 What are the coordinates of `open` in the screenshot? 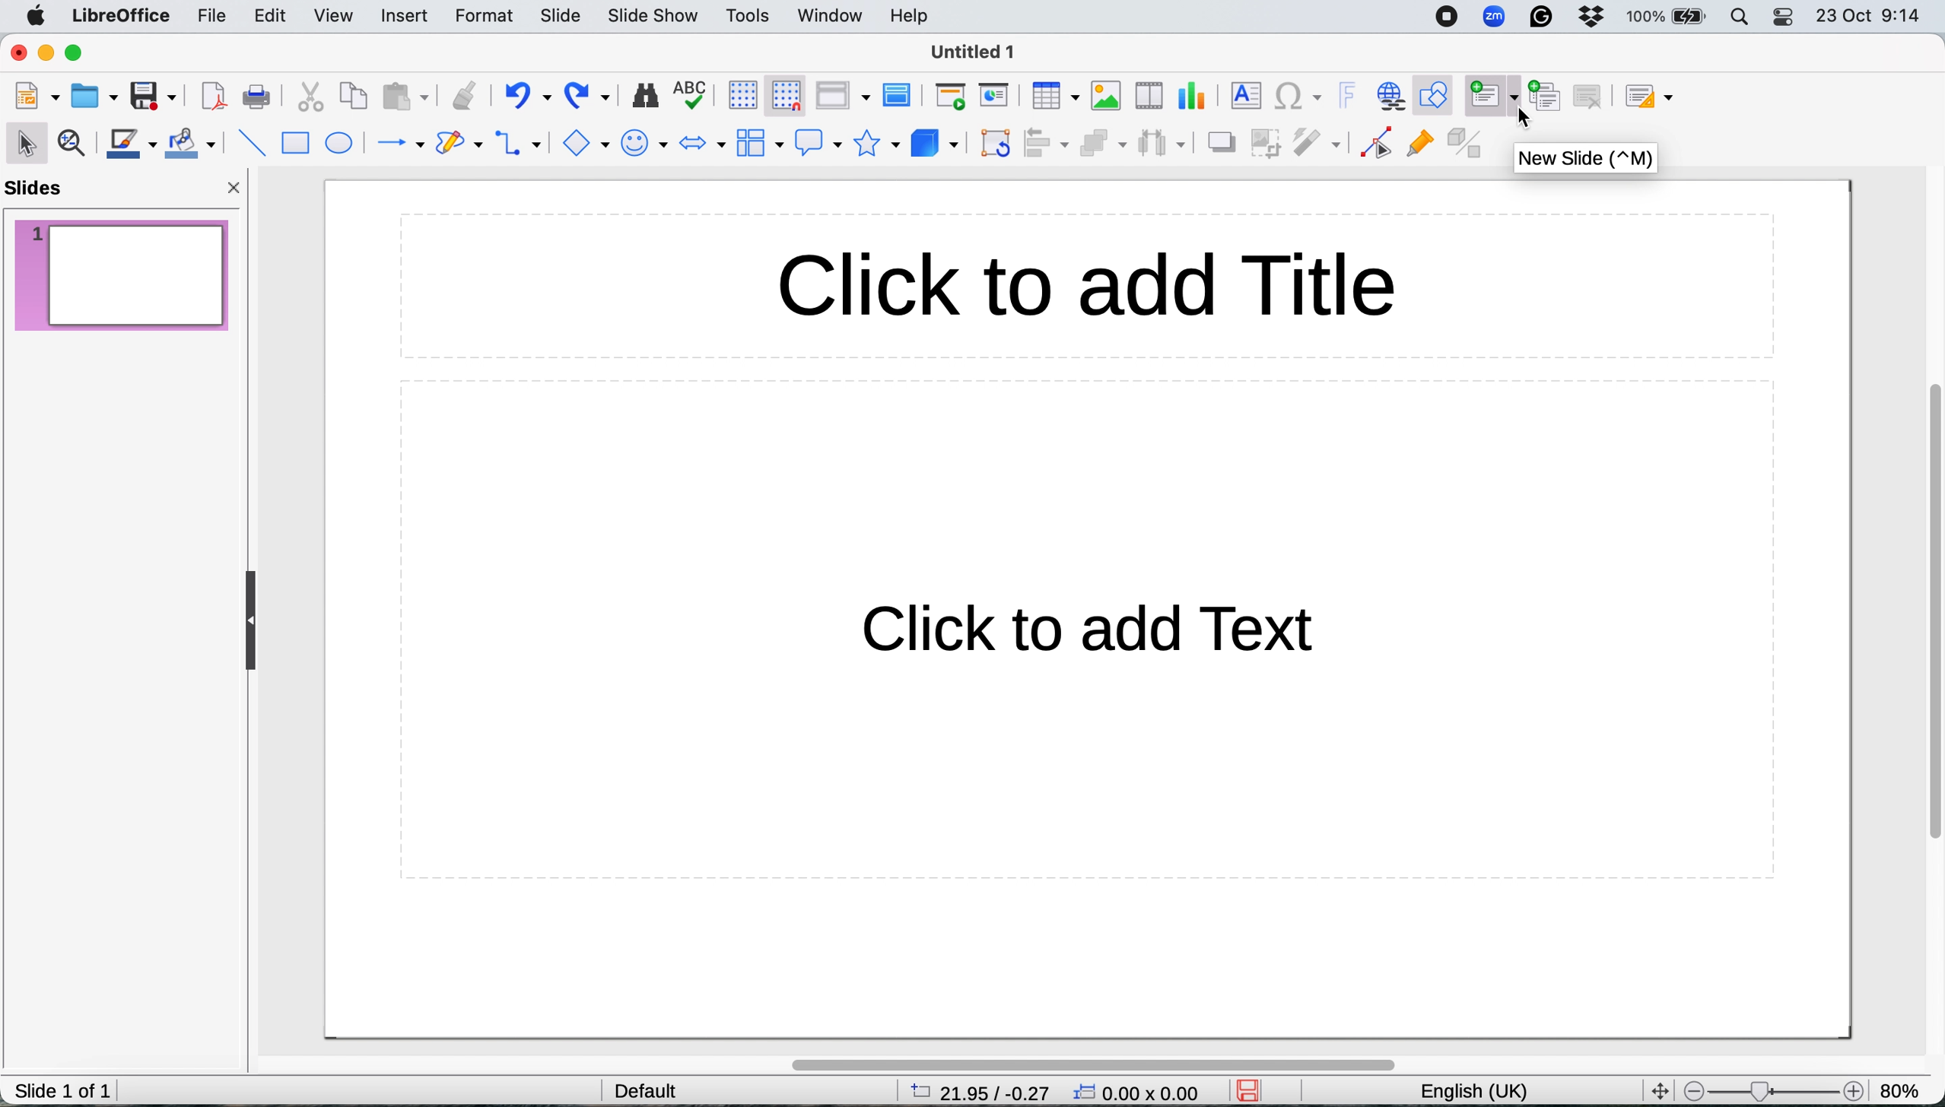 It's located at (94, 97).